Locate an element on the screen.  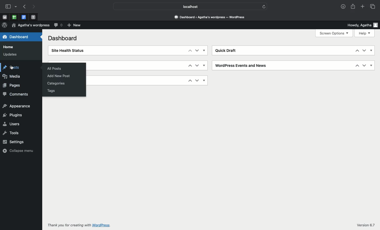
Add new tab is located at coordinates (362, 7).